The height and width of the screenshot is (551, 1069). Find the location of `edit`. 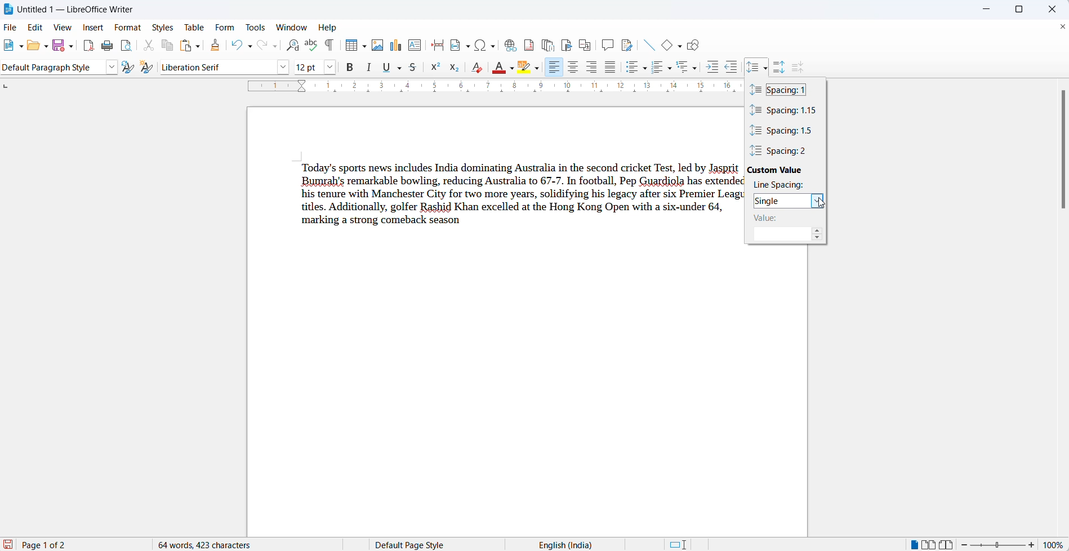

edit is located at coordinates (37, 27).